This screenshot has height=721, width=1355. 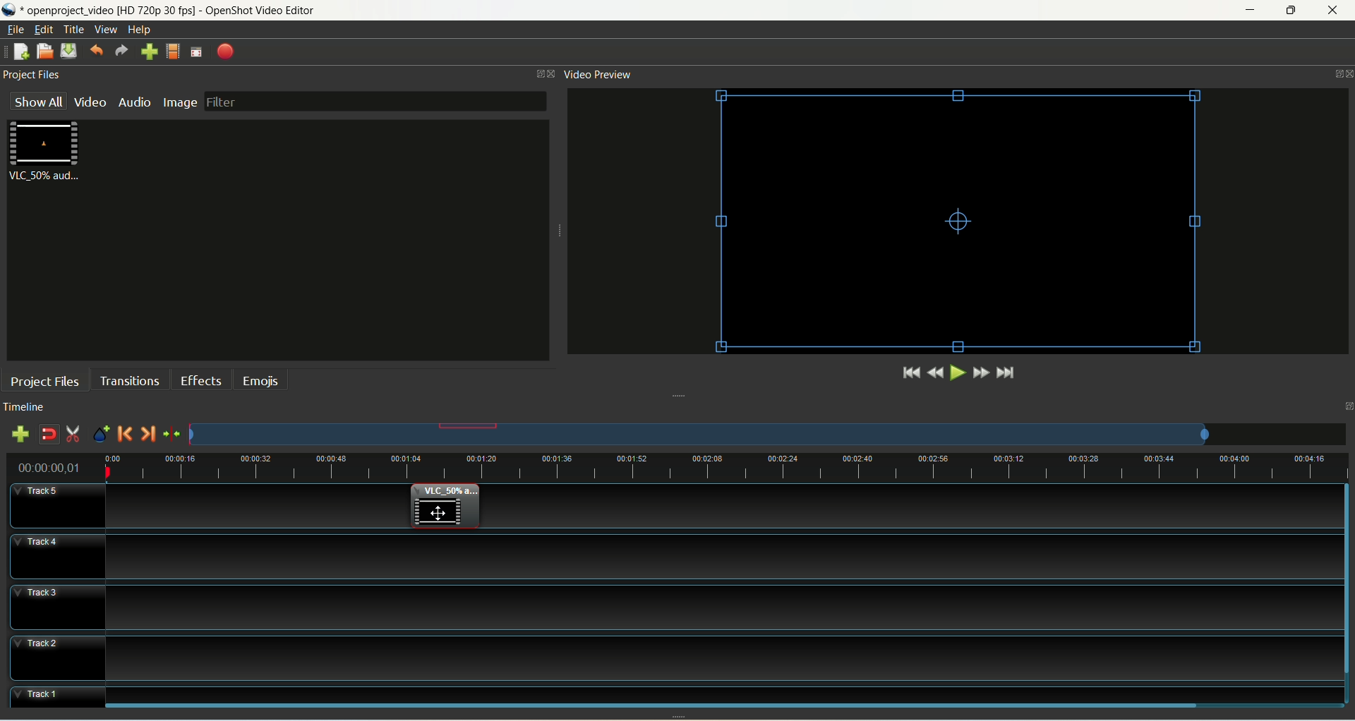 What do you see at coordinates (22, 51) in the screenshot?
I see `new project` at bounding box center [22, 51].